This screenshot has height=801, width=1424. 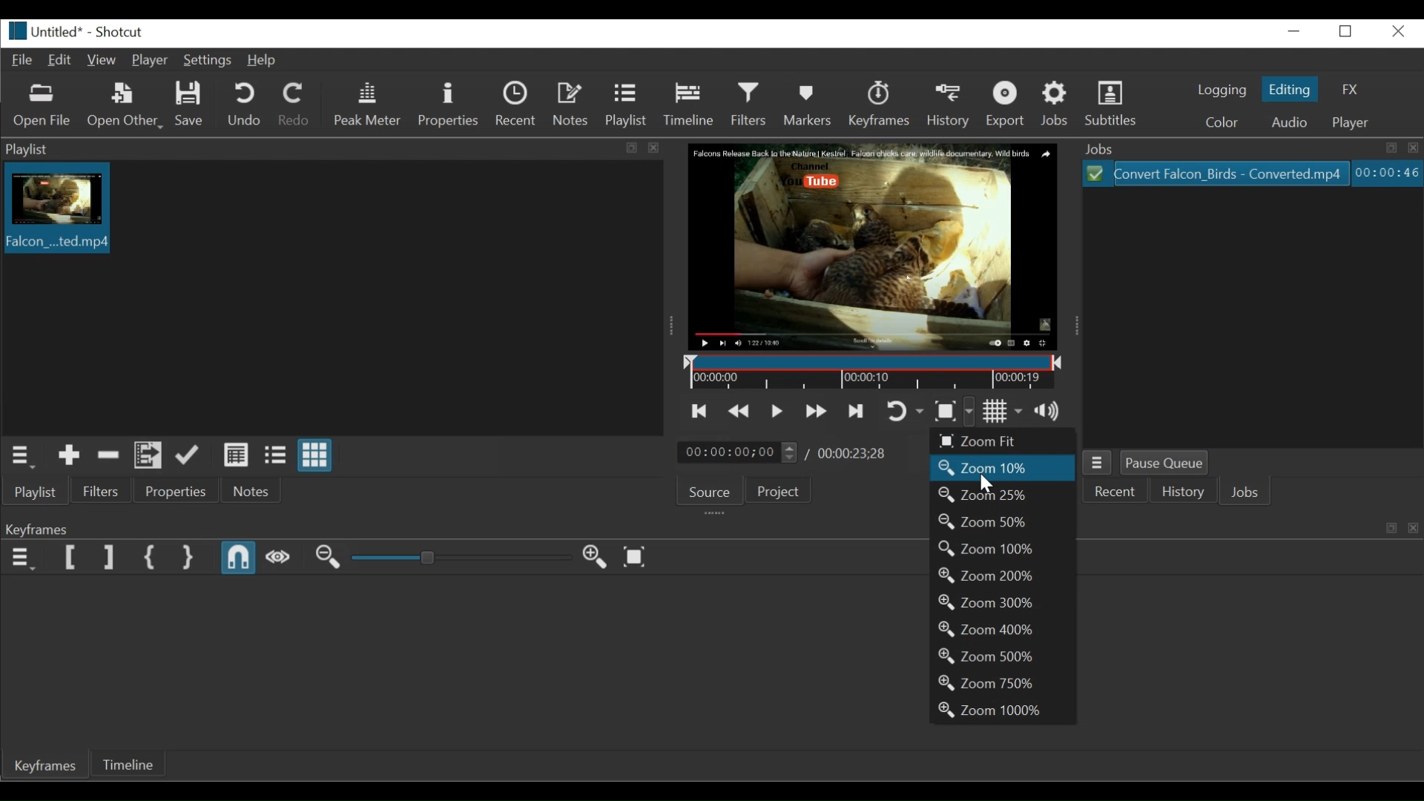 What do you see at coordinates (572, 104) in the screenshot?
I see `Notes` at bounding box center [572, 104].